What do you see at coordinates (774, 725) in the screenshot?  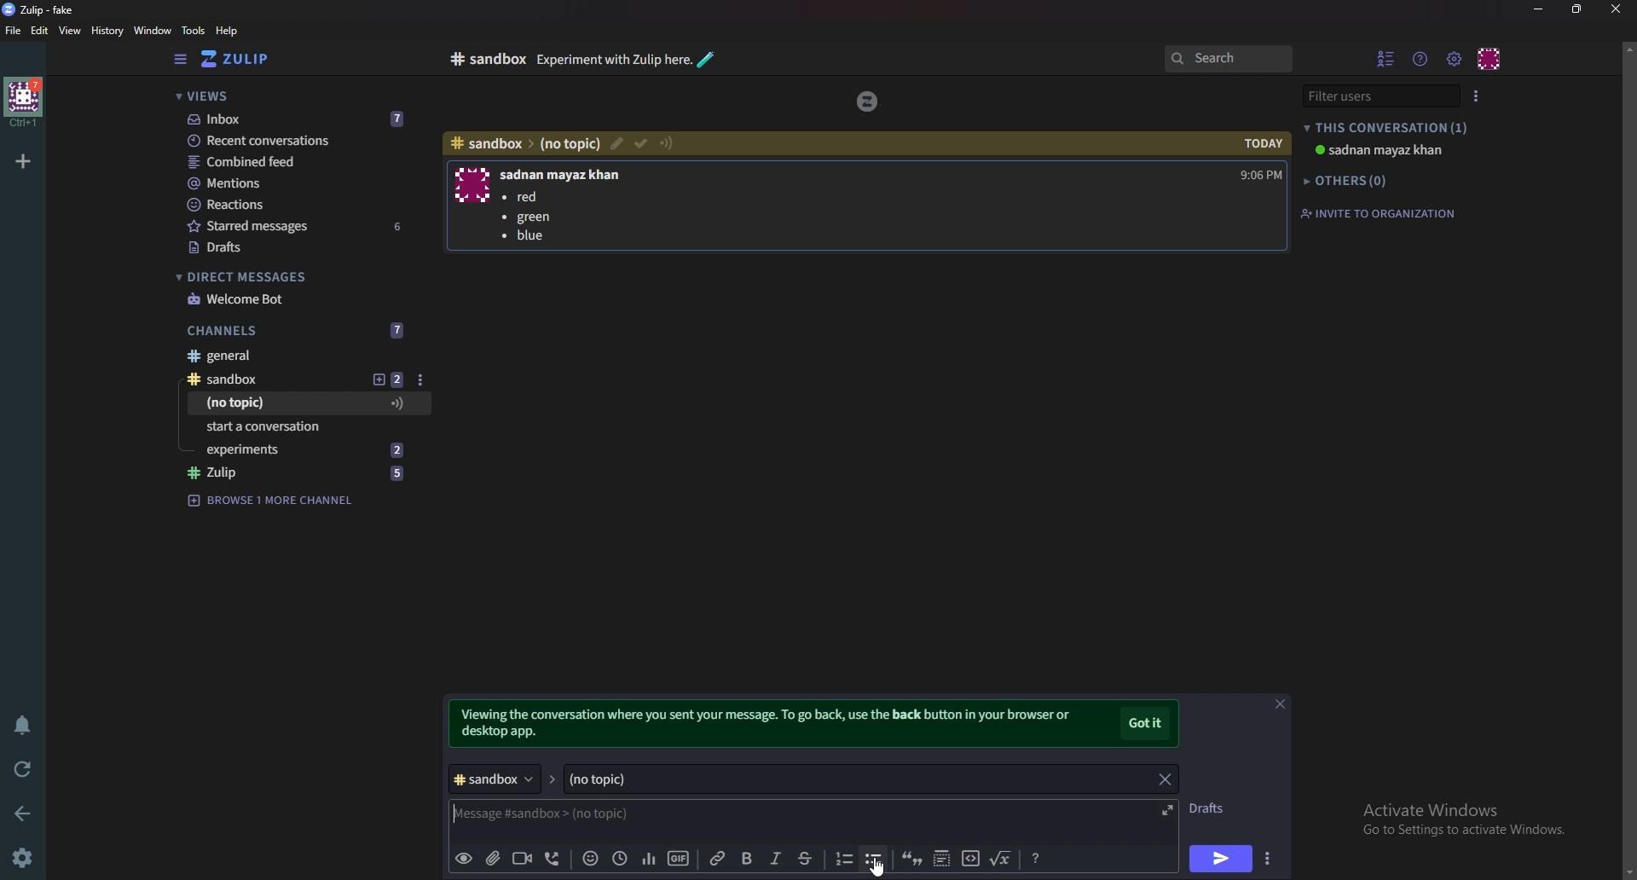 I see `use back button info` at bounding box center [774, 725].